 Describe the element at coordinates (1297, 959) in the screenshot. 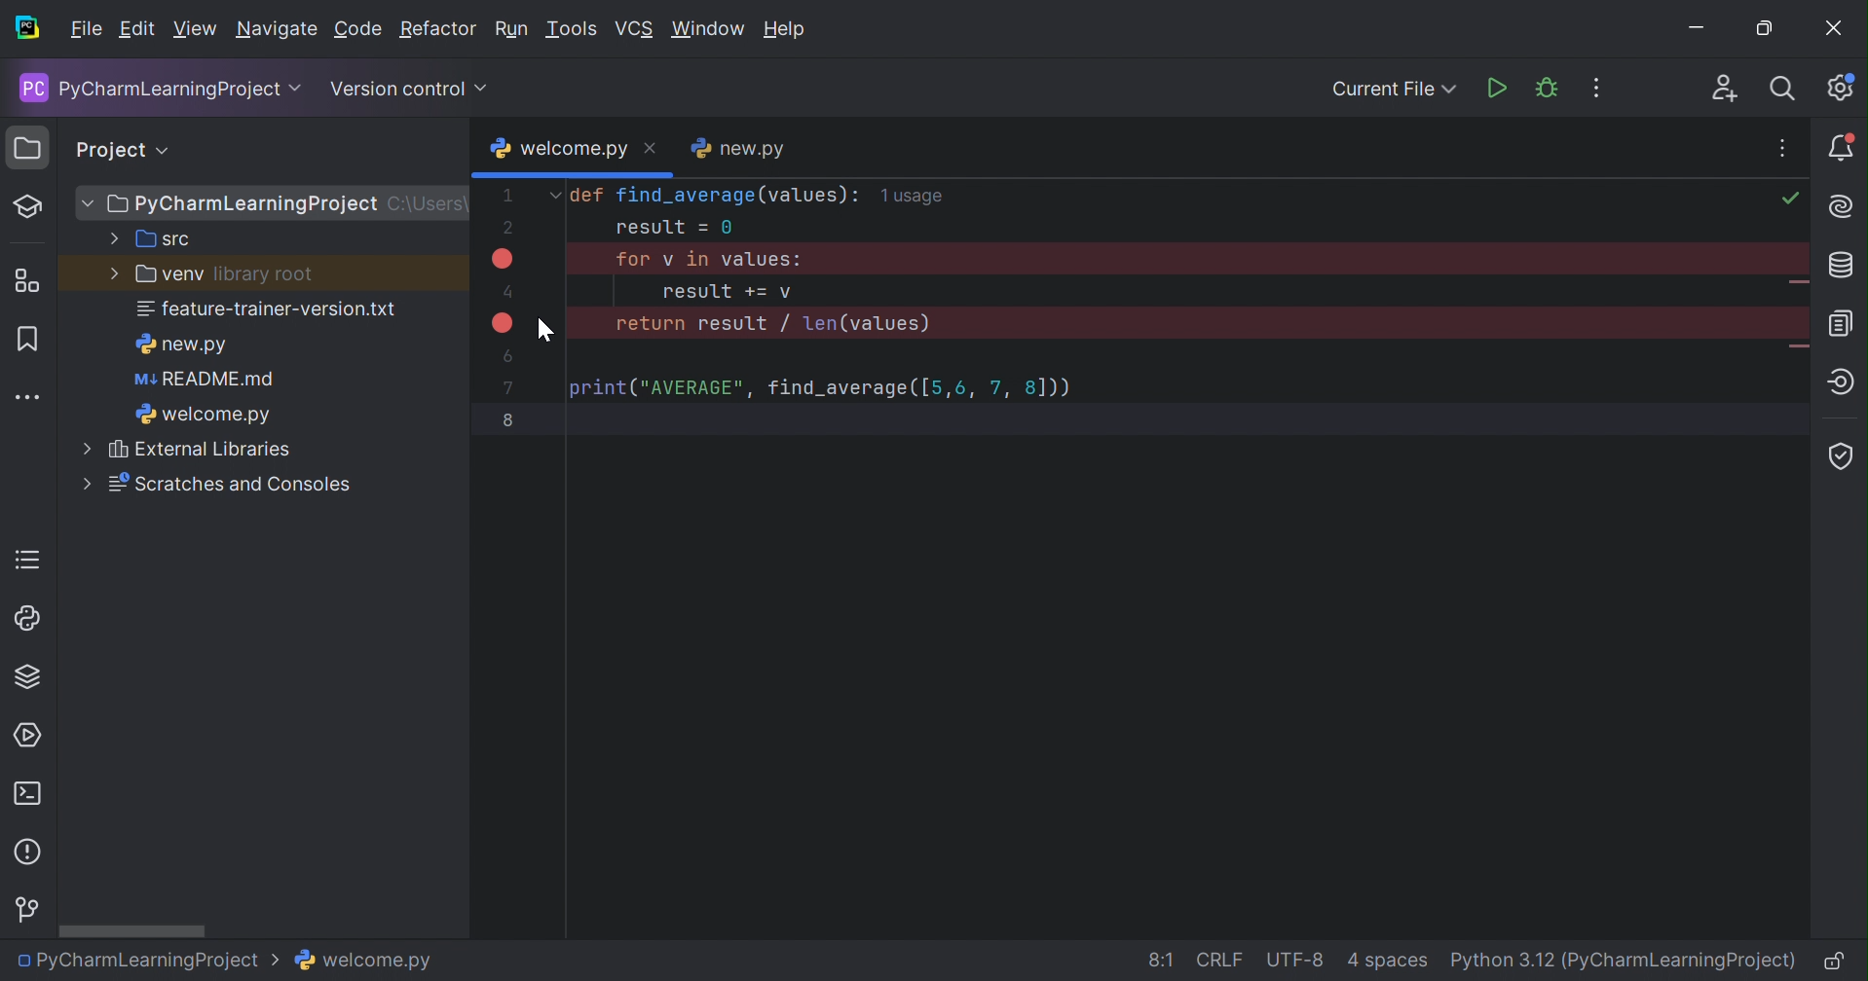

I see `UTF-8` at that location.